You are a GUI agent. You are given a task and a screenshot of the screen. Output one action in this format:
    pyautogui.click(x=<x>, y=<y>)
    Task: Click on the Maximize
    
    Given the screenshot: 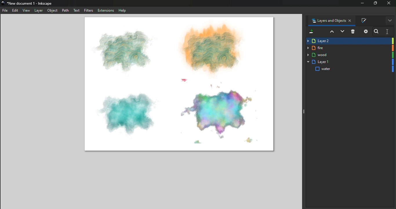 What is the action you would take?
    pyautogui.click(x=375, y=3)
    